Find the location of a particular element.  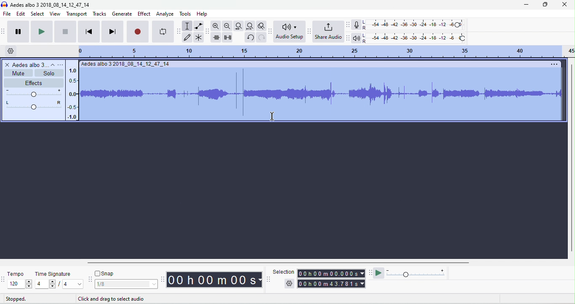

selection tool is located at coordinates (186, 26).